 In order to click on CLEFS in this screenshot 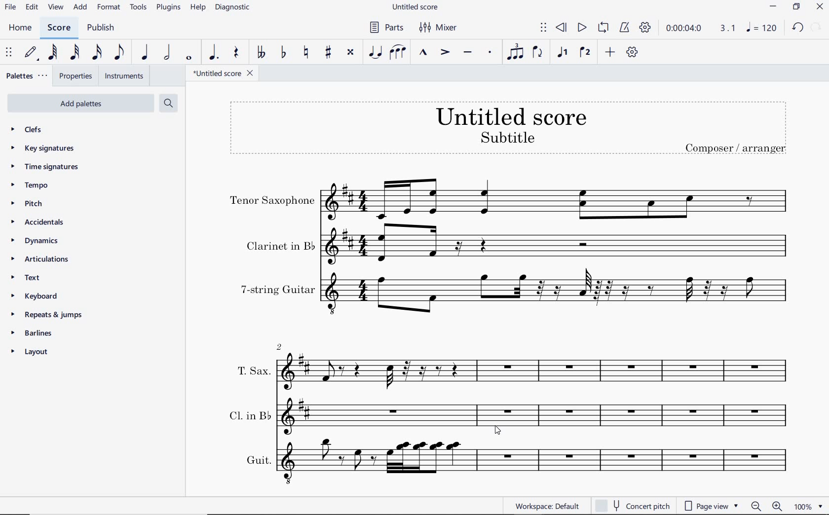, I will do `click(28, 129)`.